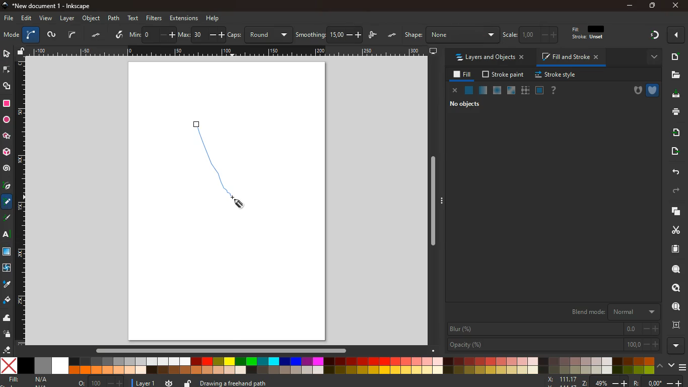 Image resolution: width=688 pixels, height=387 pixels. I want to click on Vertical scroll bar, so click(431, 201).